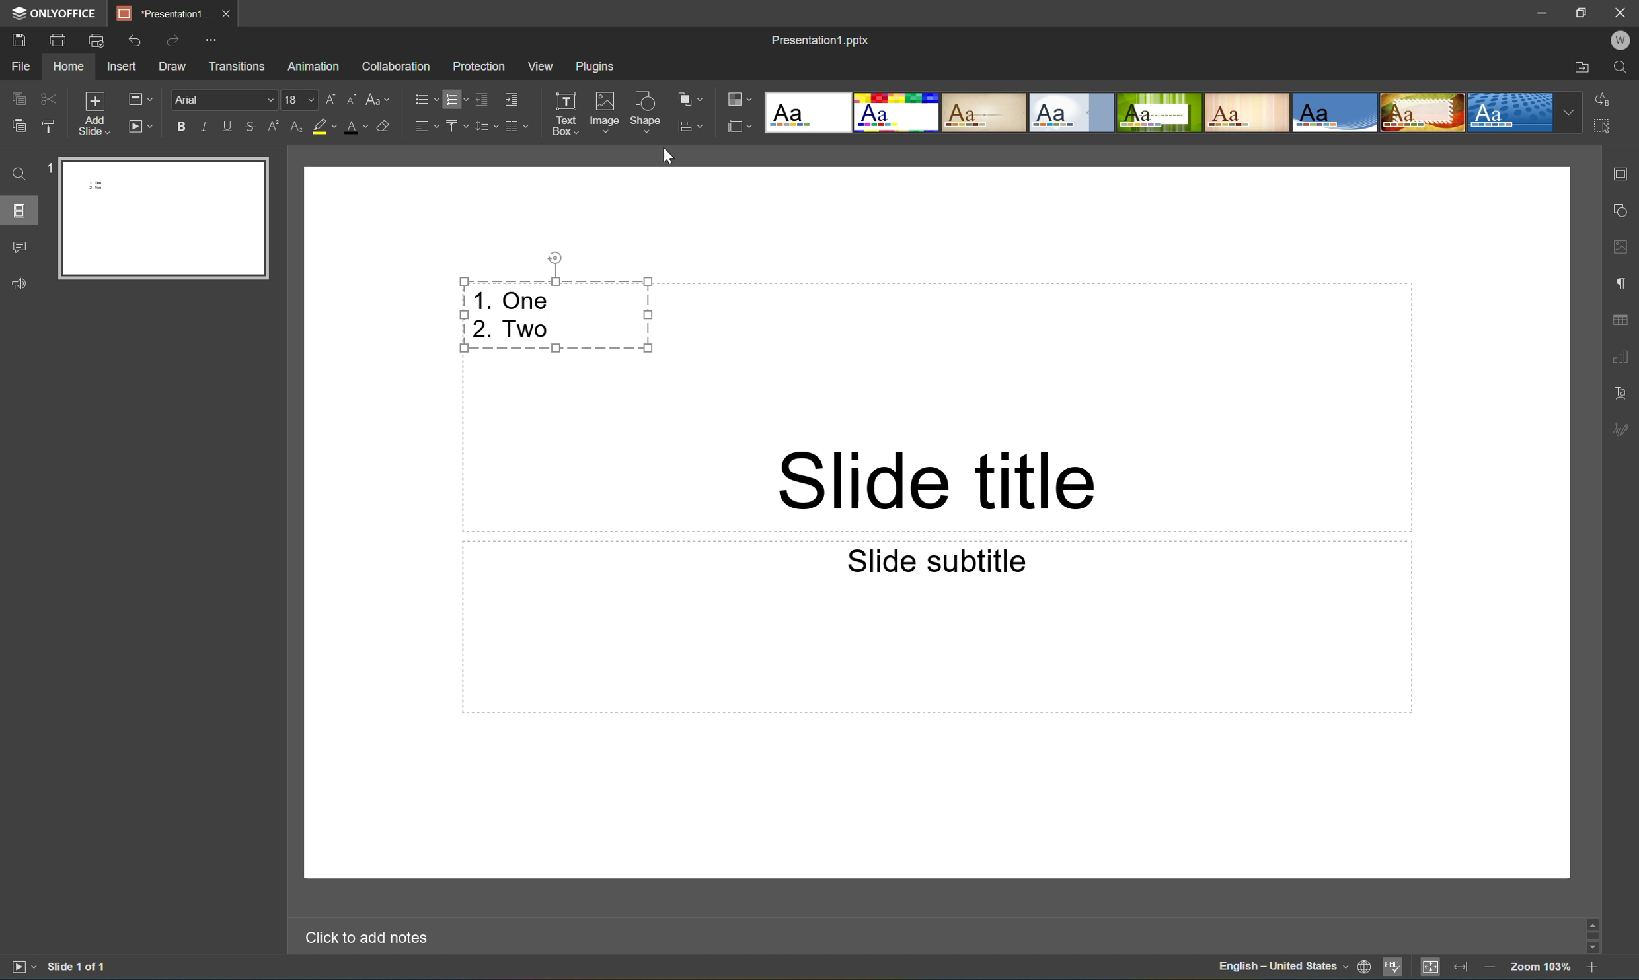  What do you see at coordinates (738, 125) in the screenshot?
I see `Change slide size` at bounding box center [738, 125].